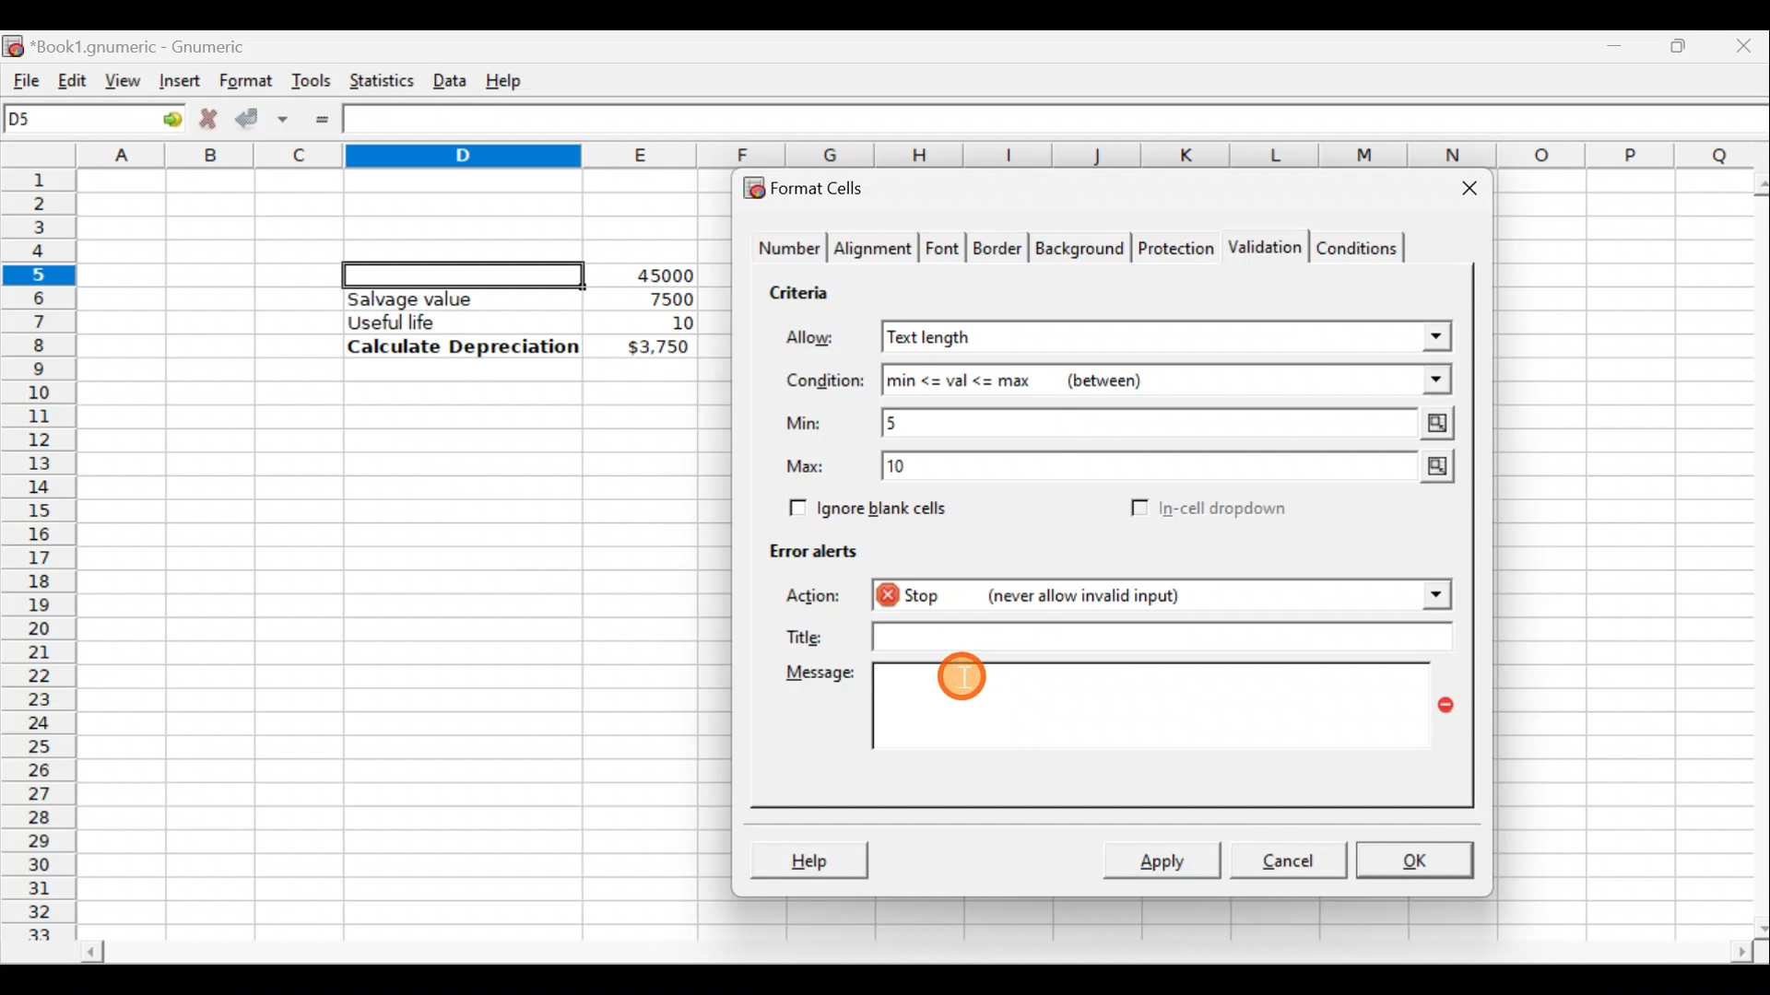  What do you see at coordinates (1285, 859) in the screenshot?
I see `Cancel` at bounding box center [1285, 859].